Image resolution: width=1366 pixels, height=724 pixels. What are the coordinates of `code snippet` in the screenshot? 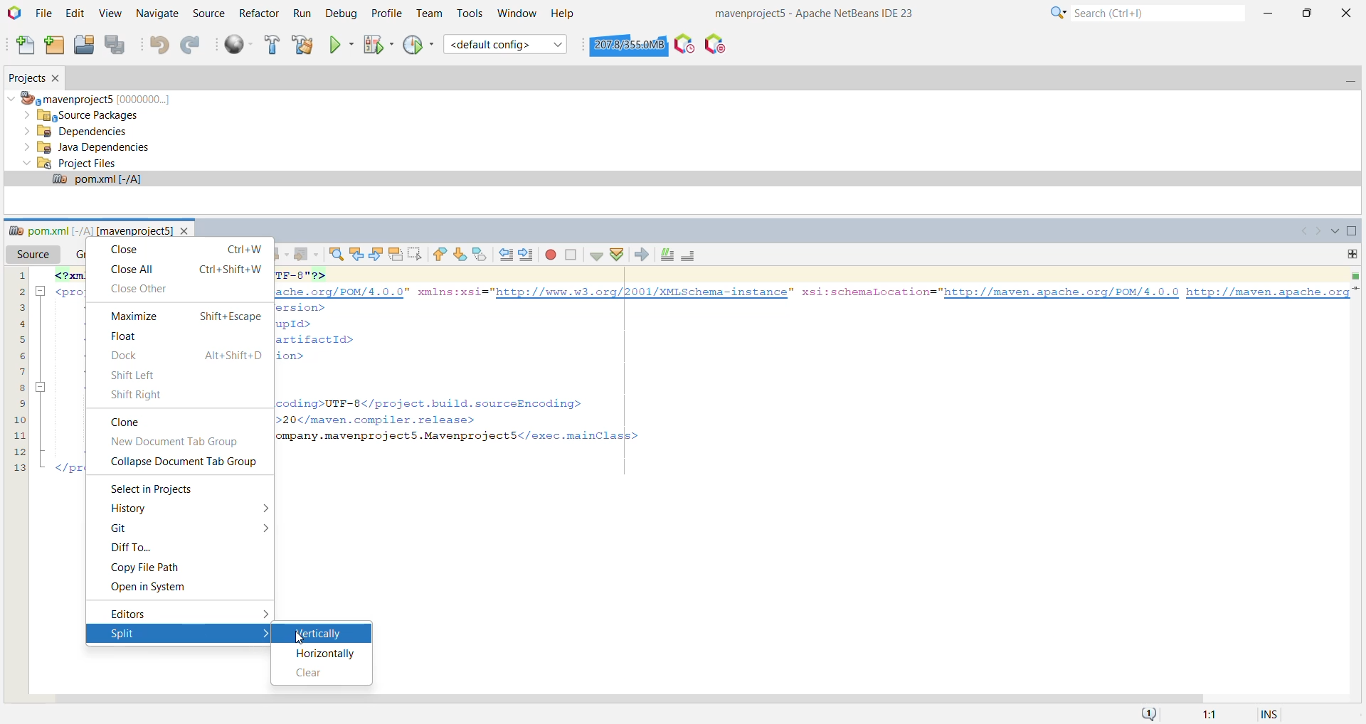 It's located at (800, 365).